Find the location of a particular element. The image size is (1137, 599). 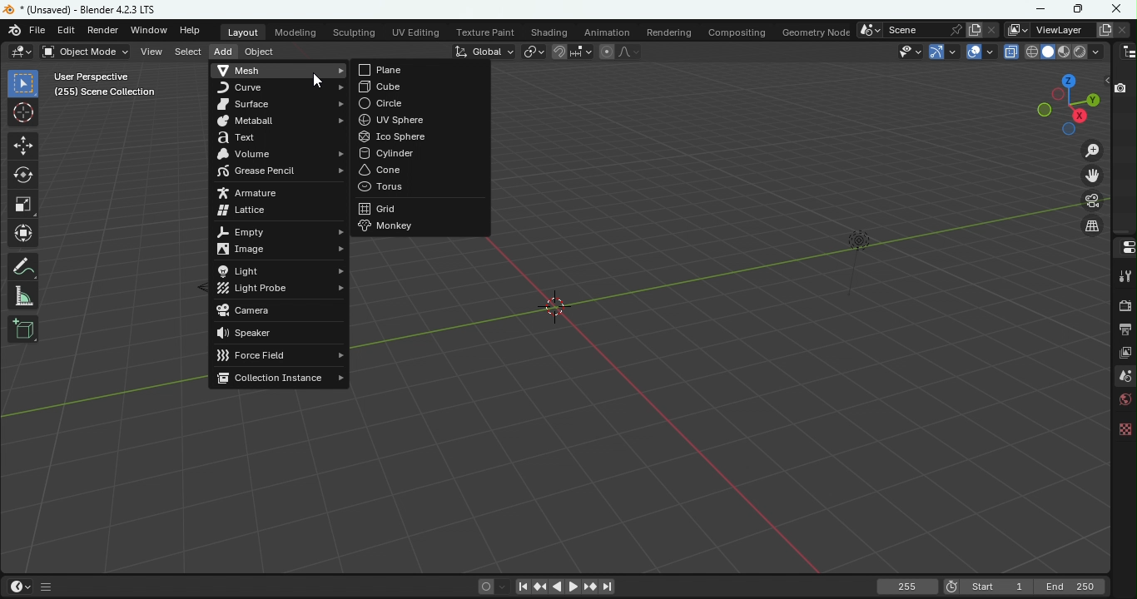

GUI show/hide is located at coordinates (48, 587).